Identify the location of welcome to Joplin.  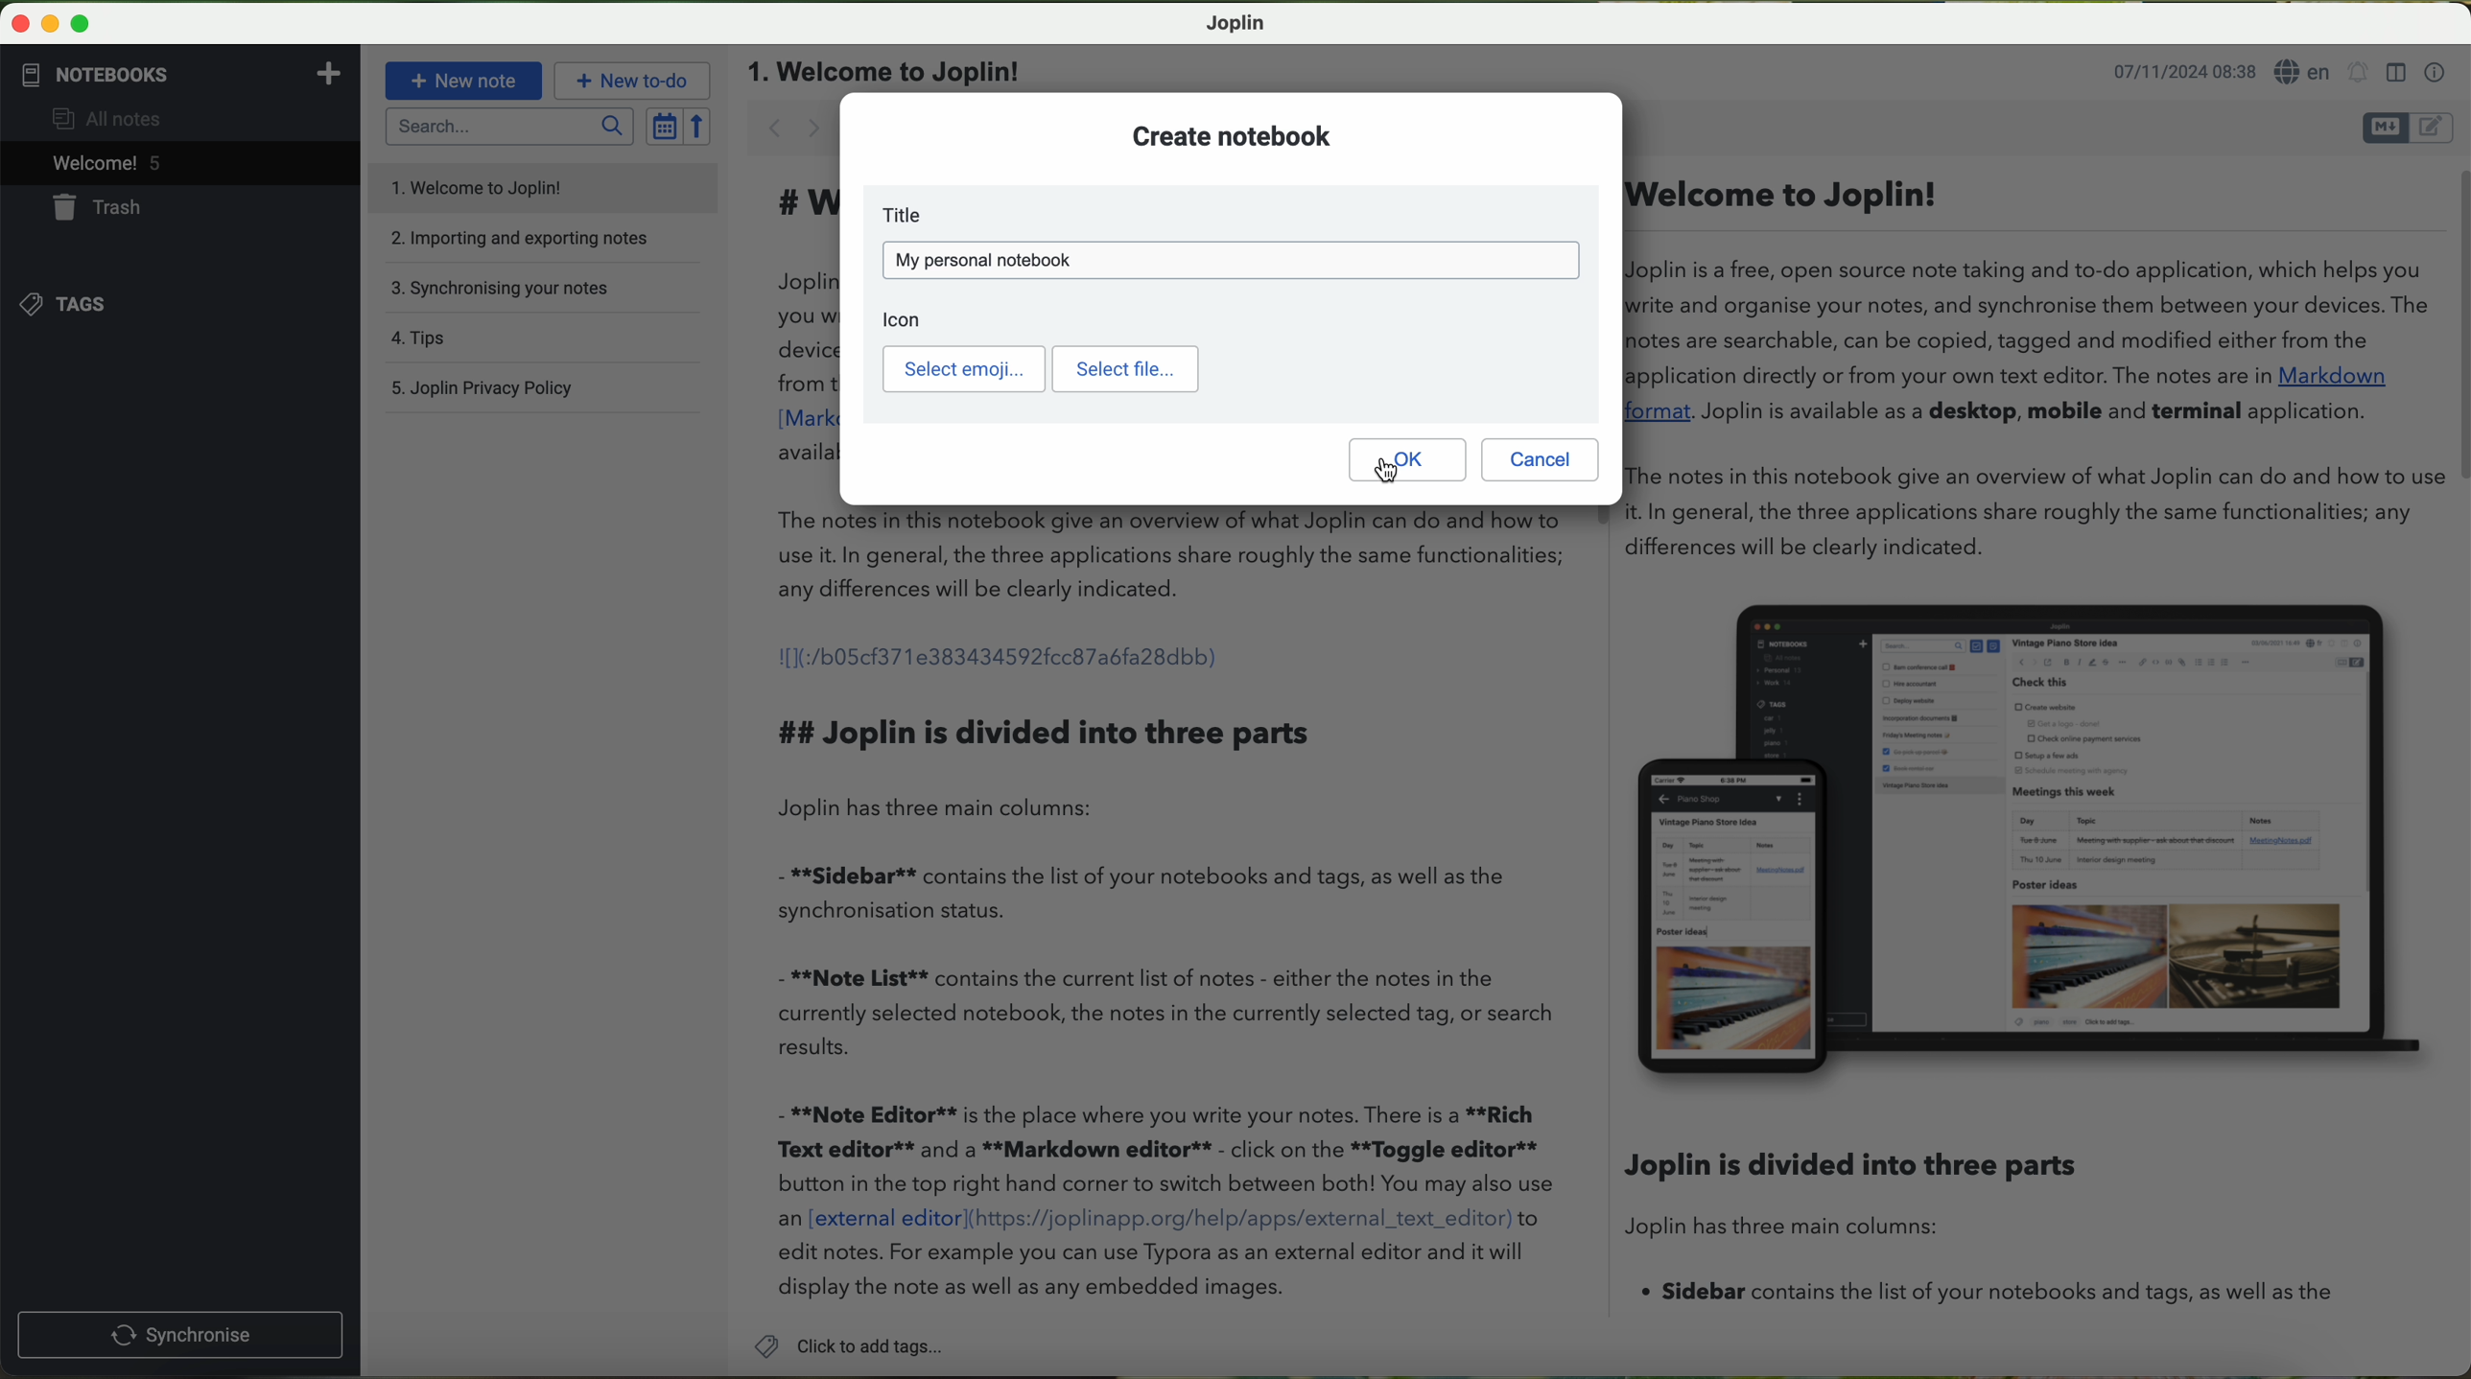
(479, 187).